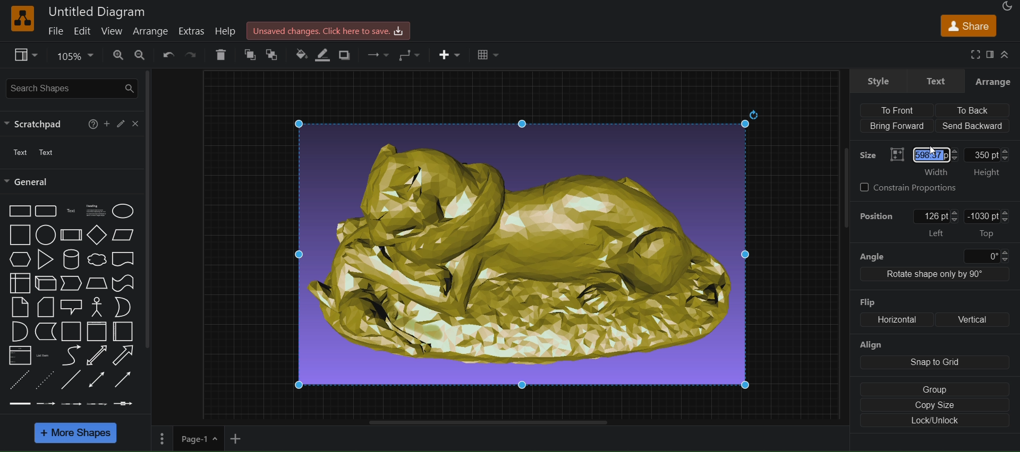  I want to click on line color, so click(324, 56).